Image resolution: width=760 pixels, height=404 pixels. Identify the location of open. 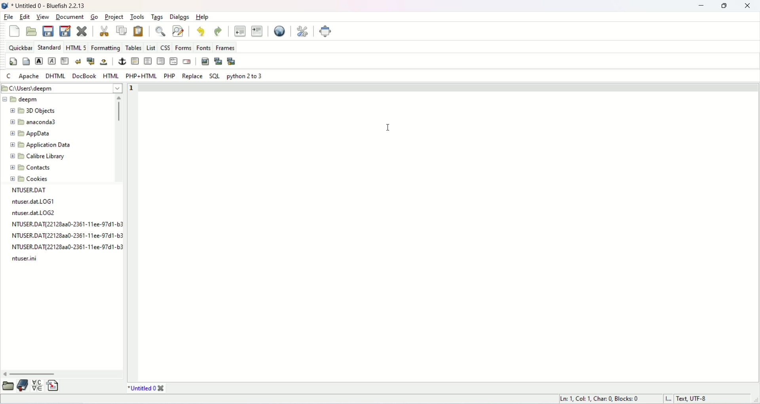
(7, 388).